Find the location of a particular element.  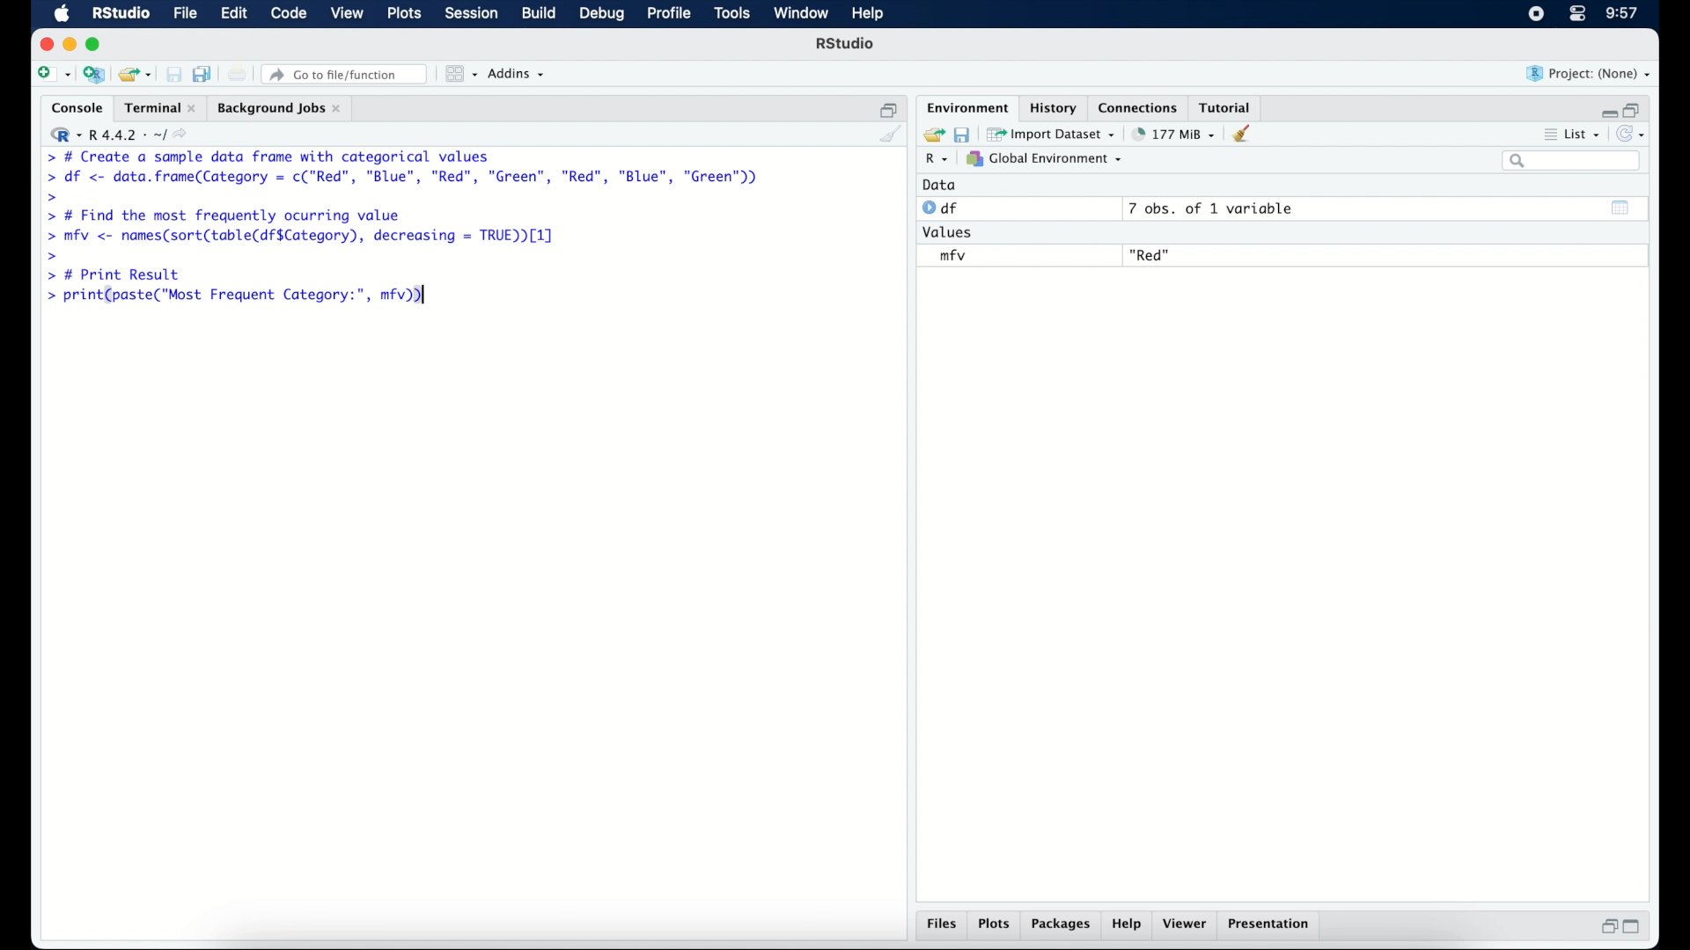

list is located at coordinates (1585, 133).